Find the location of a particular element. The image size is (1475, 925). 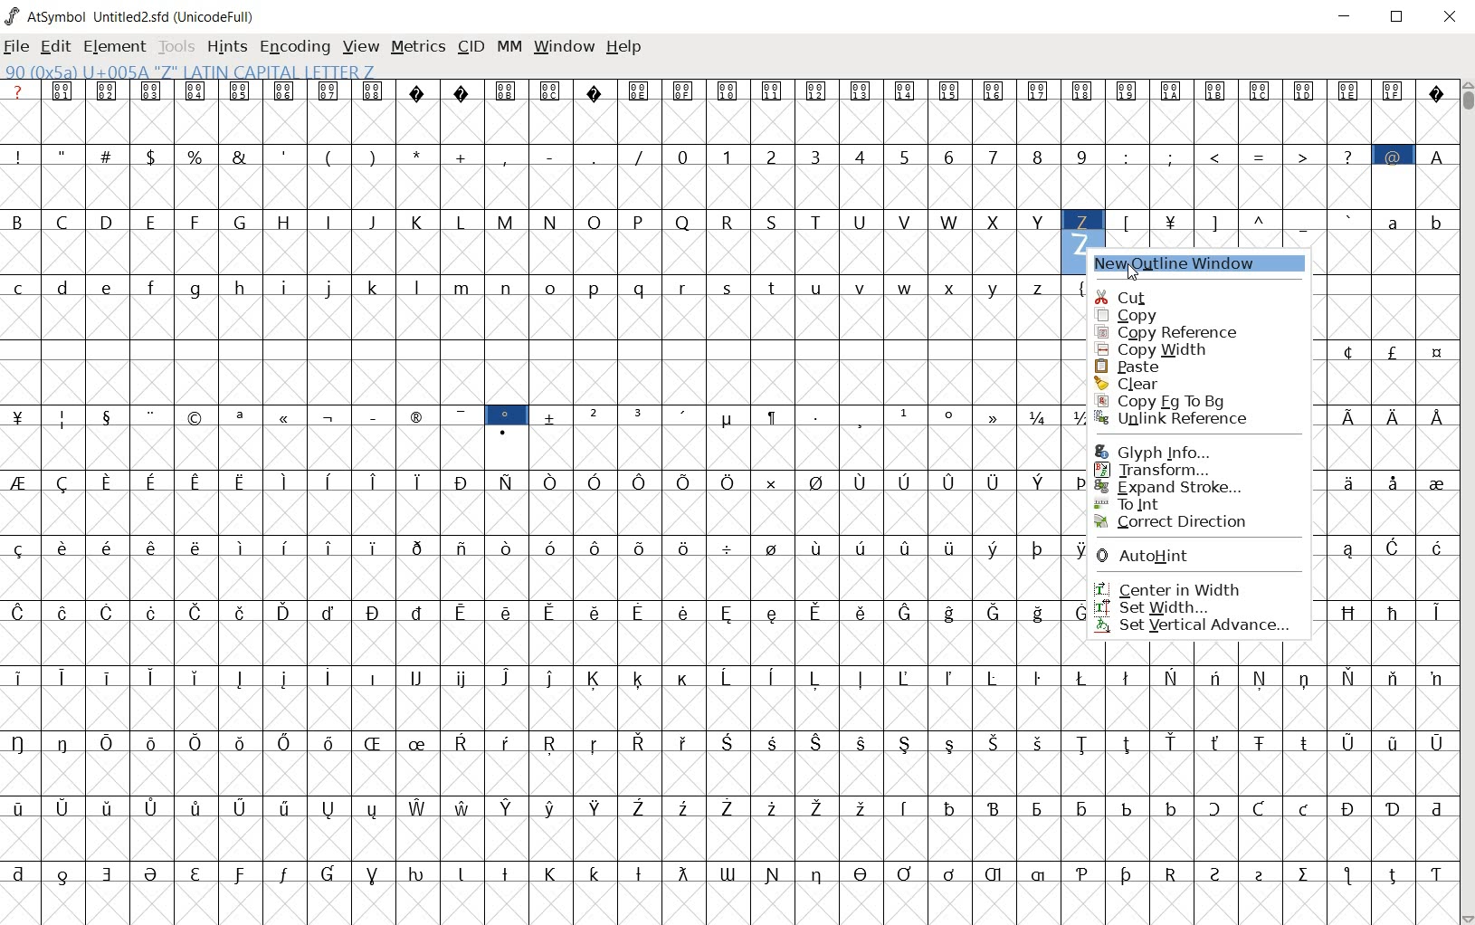

correct direction is located at coordinates (1177, 523).